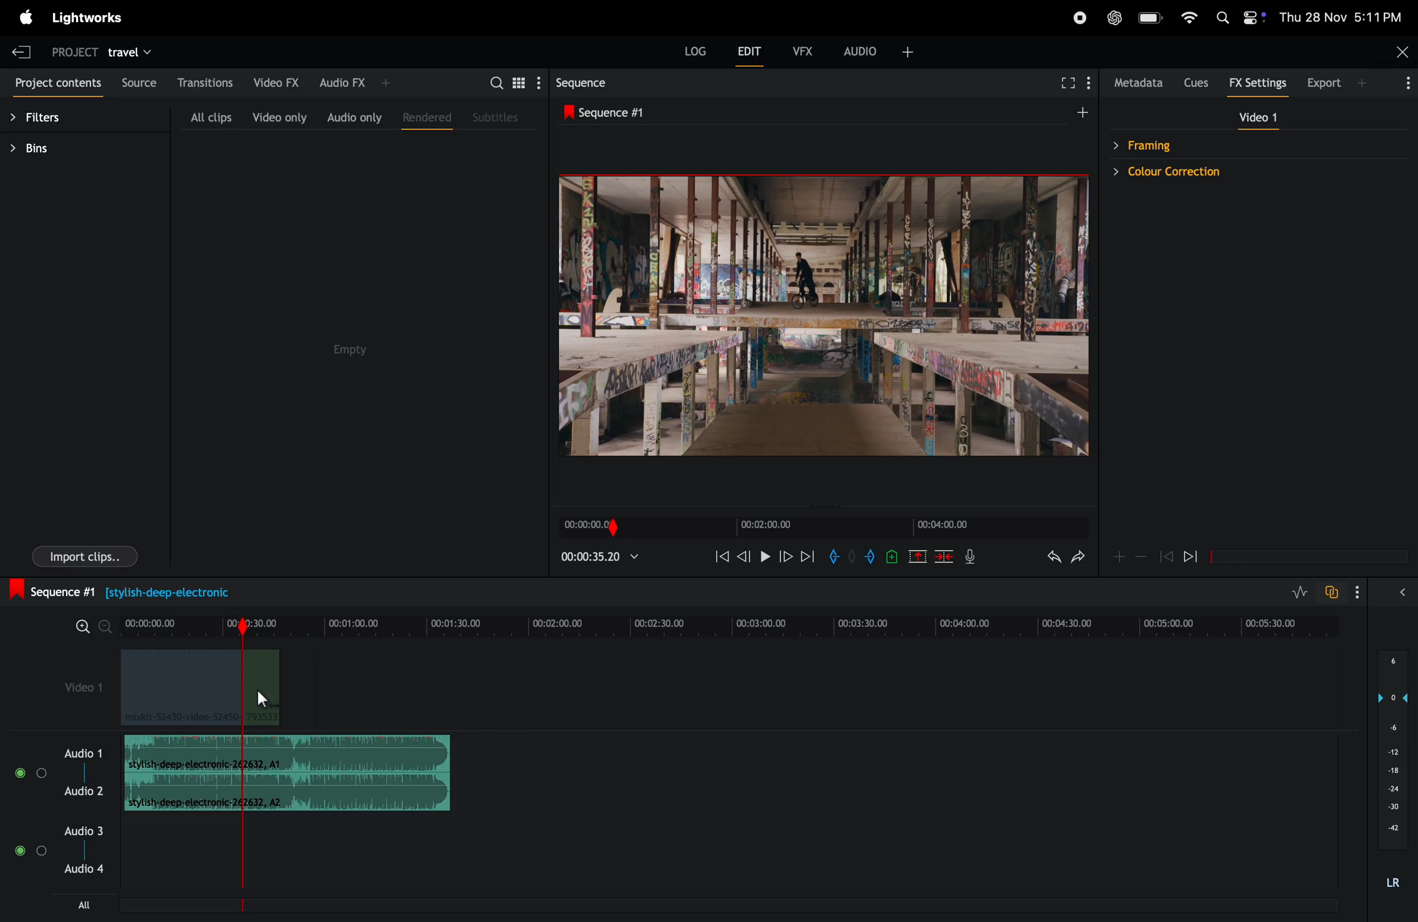 Image resolution: width=1418 pixels, height=922 pixels. What do you see at coordinates (83, 752) in the screenshot?
I see `audio 1 and 2` at bounding box center [83, 752].